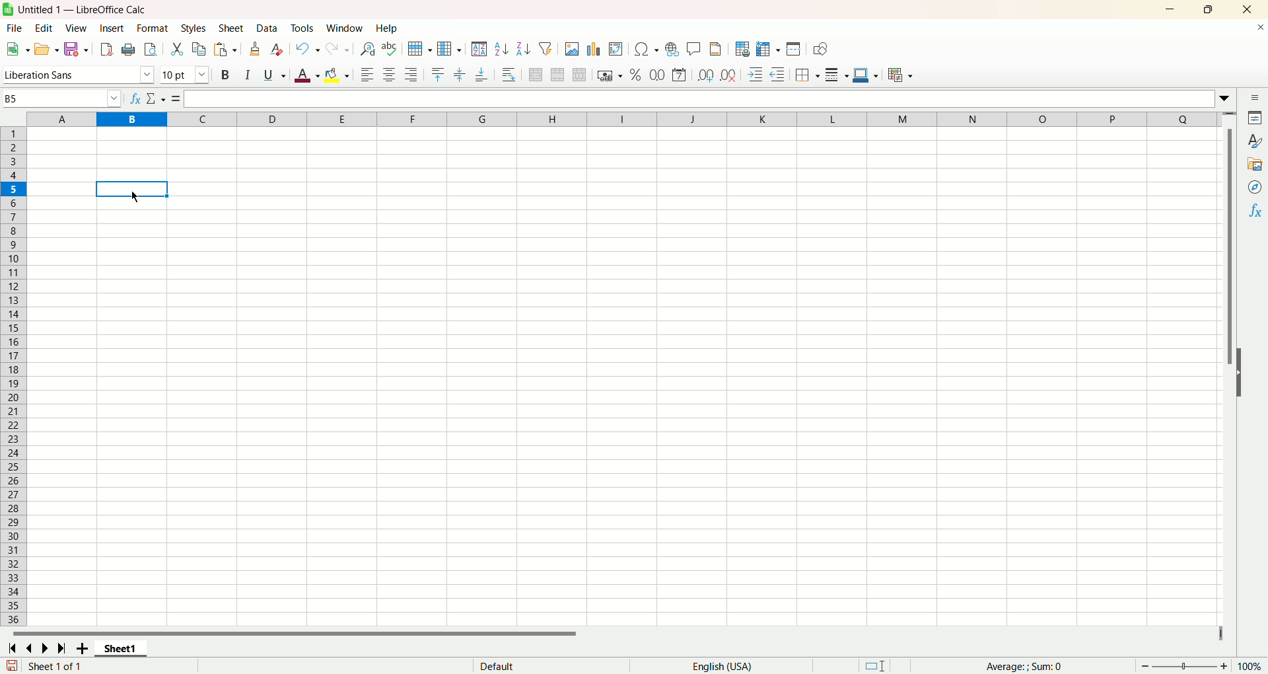 This screenshot has width=1268, height=674. What do you see at coordinates (131, 120) in the screenshot?
I see `column selected` at bounding box center [131, 120].